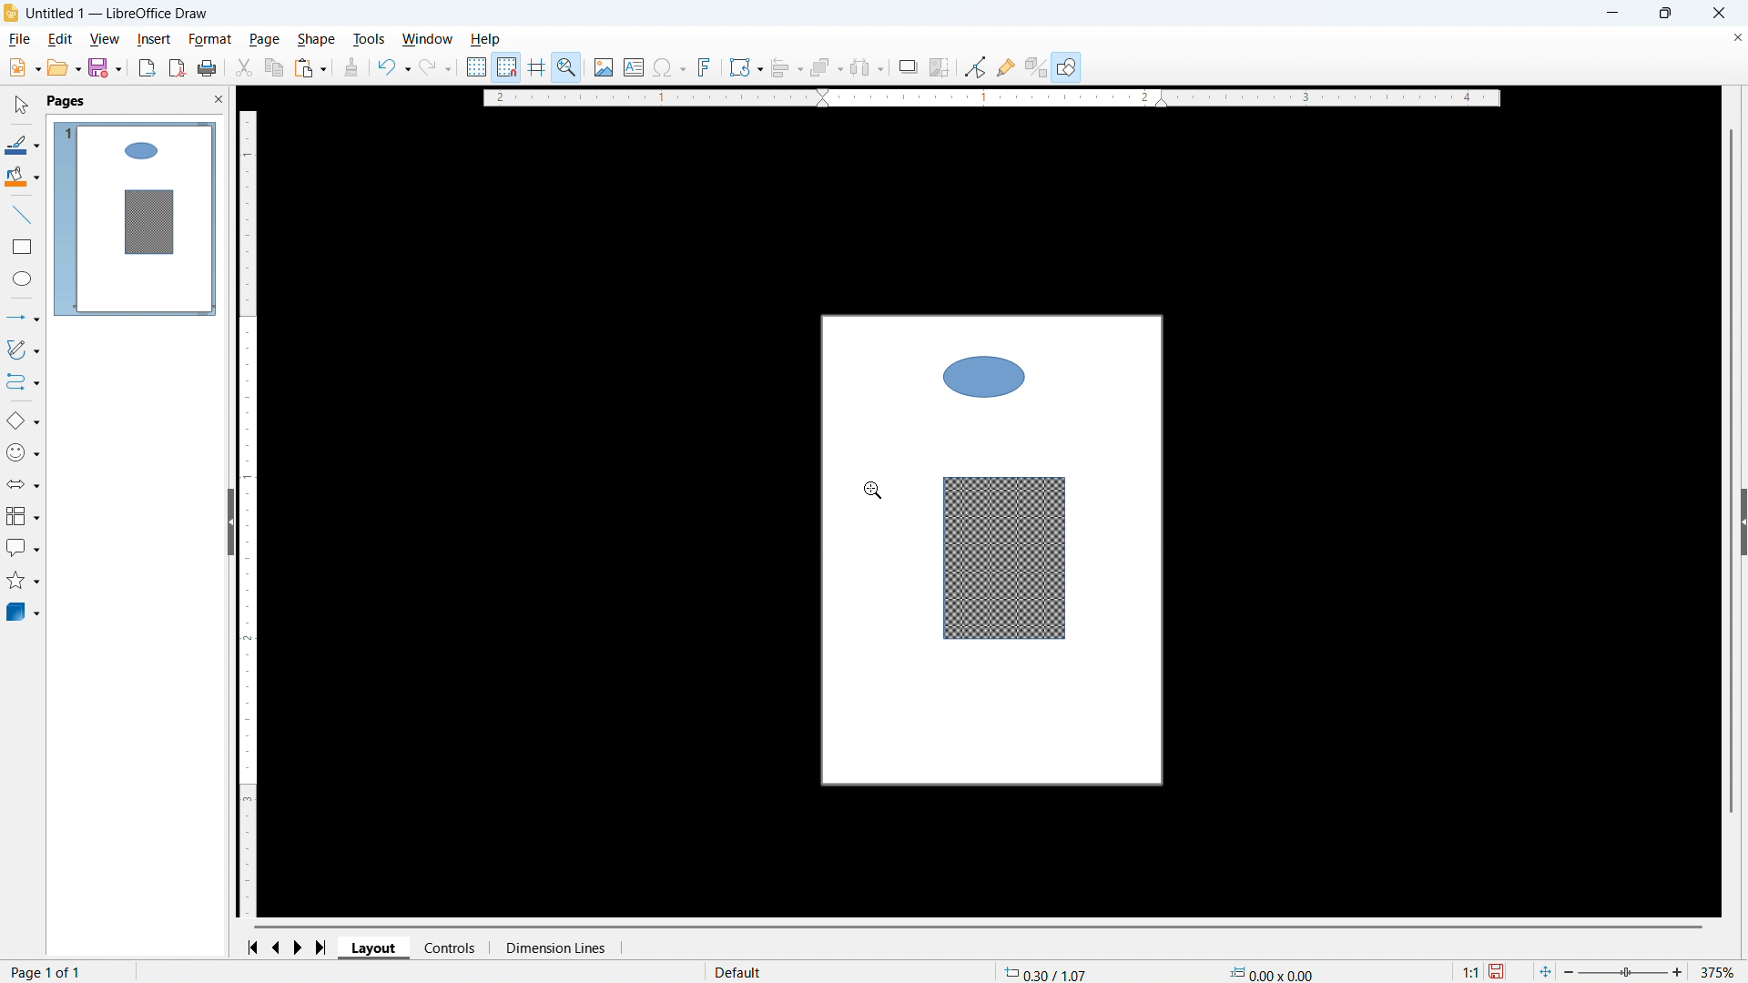  I want to click on Rectangle , so click(23, 247).